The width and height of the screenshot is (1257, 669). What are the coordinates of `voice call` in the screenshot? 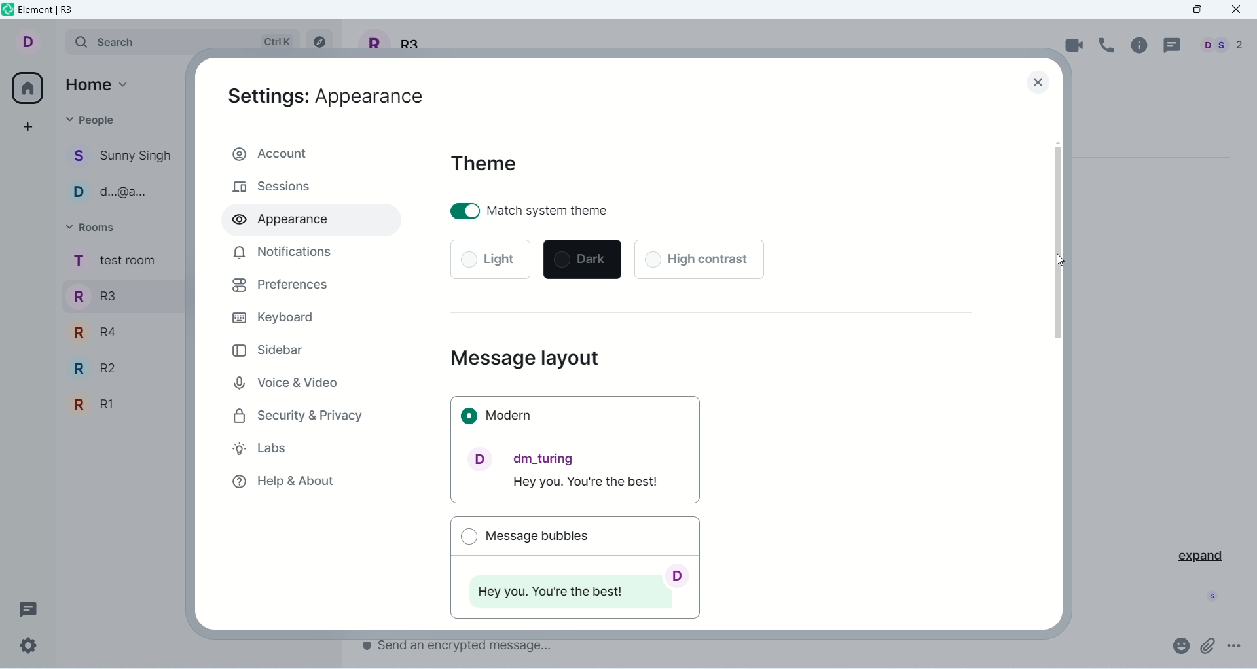 It's located at (1110, 45).